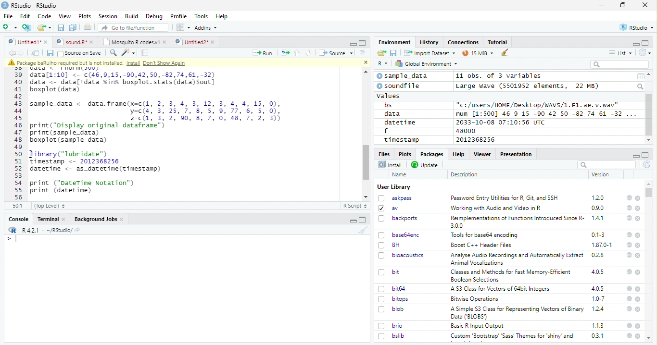 This screenshot has height=345, width=657. I want to click on bit64, so click(392, 289).